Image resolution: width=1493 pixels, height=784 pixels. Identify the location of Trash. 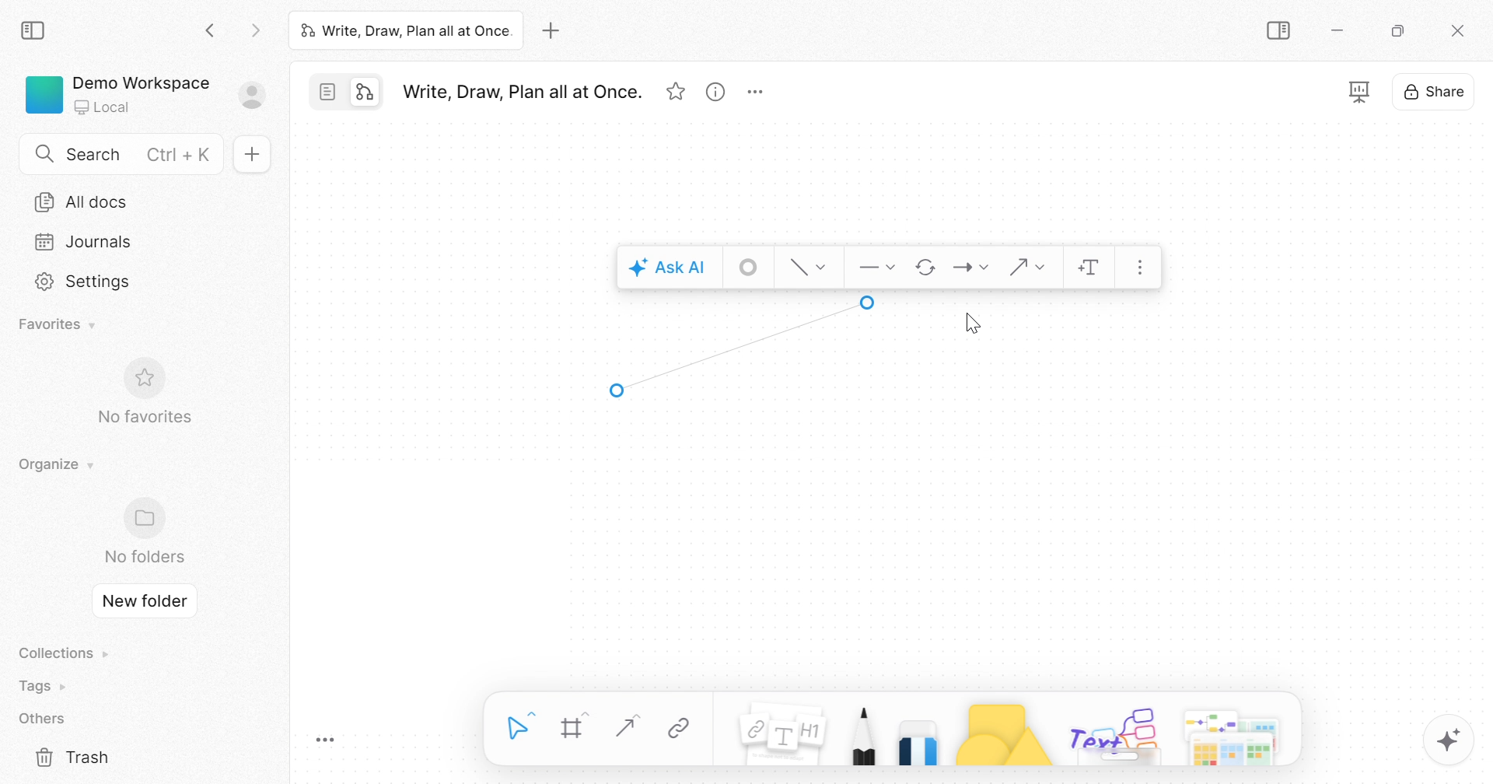
(75, 758).